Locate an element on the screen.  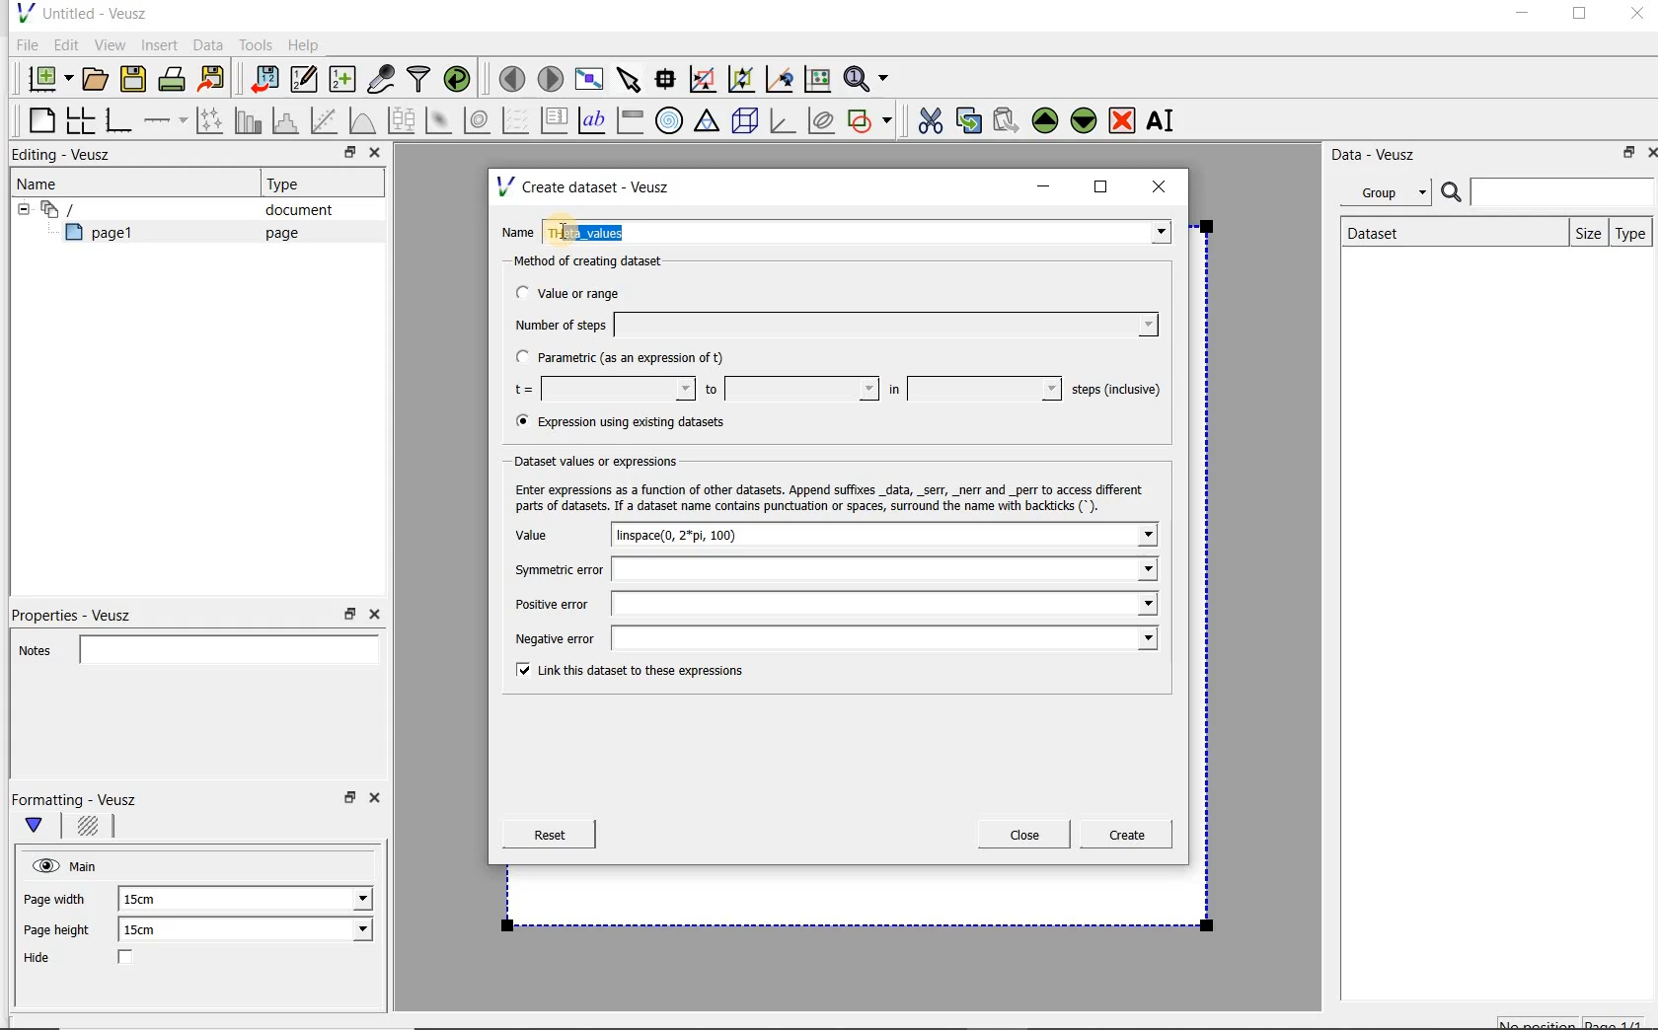
minimize is located at coordinates (1044, 186).